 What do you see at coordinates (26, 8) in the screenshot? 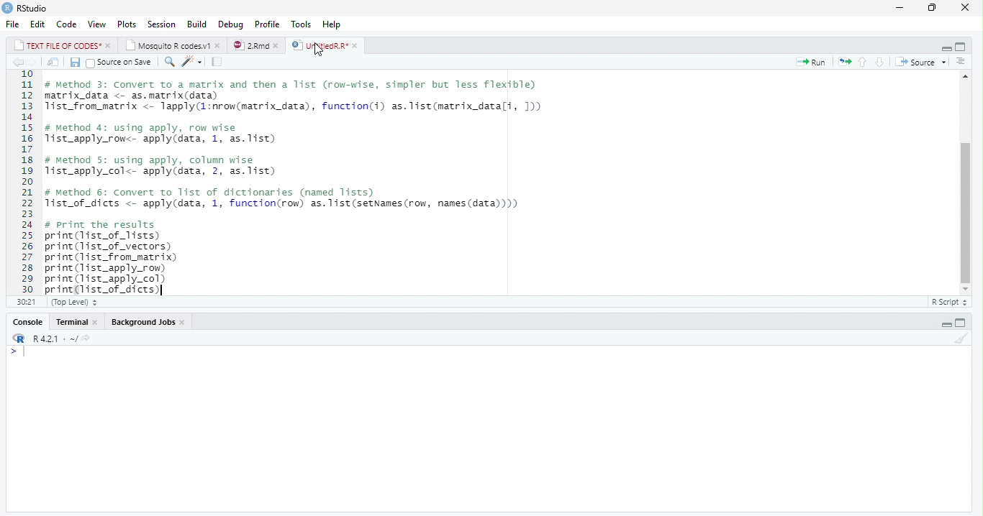
I see `RStudio` at bounding box center [26, 8].